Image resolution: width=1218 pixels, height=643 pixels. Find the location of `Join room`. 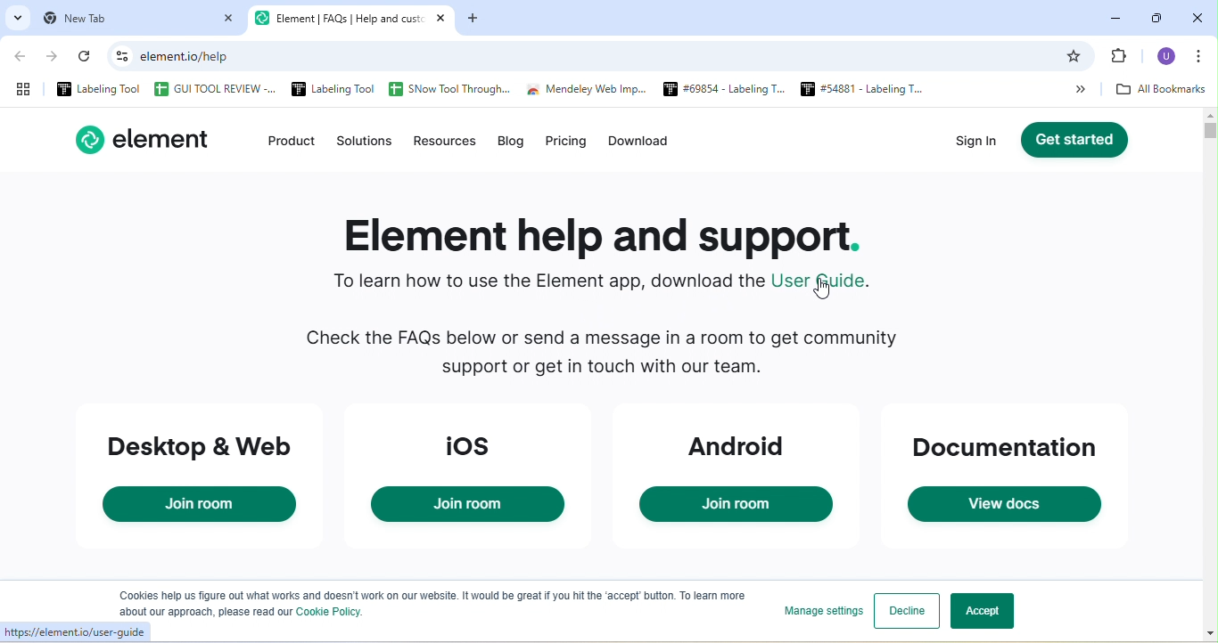

Join room is located at coordinates (727, 505).